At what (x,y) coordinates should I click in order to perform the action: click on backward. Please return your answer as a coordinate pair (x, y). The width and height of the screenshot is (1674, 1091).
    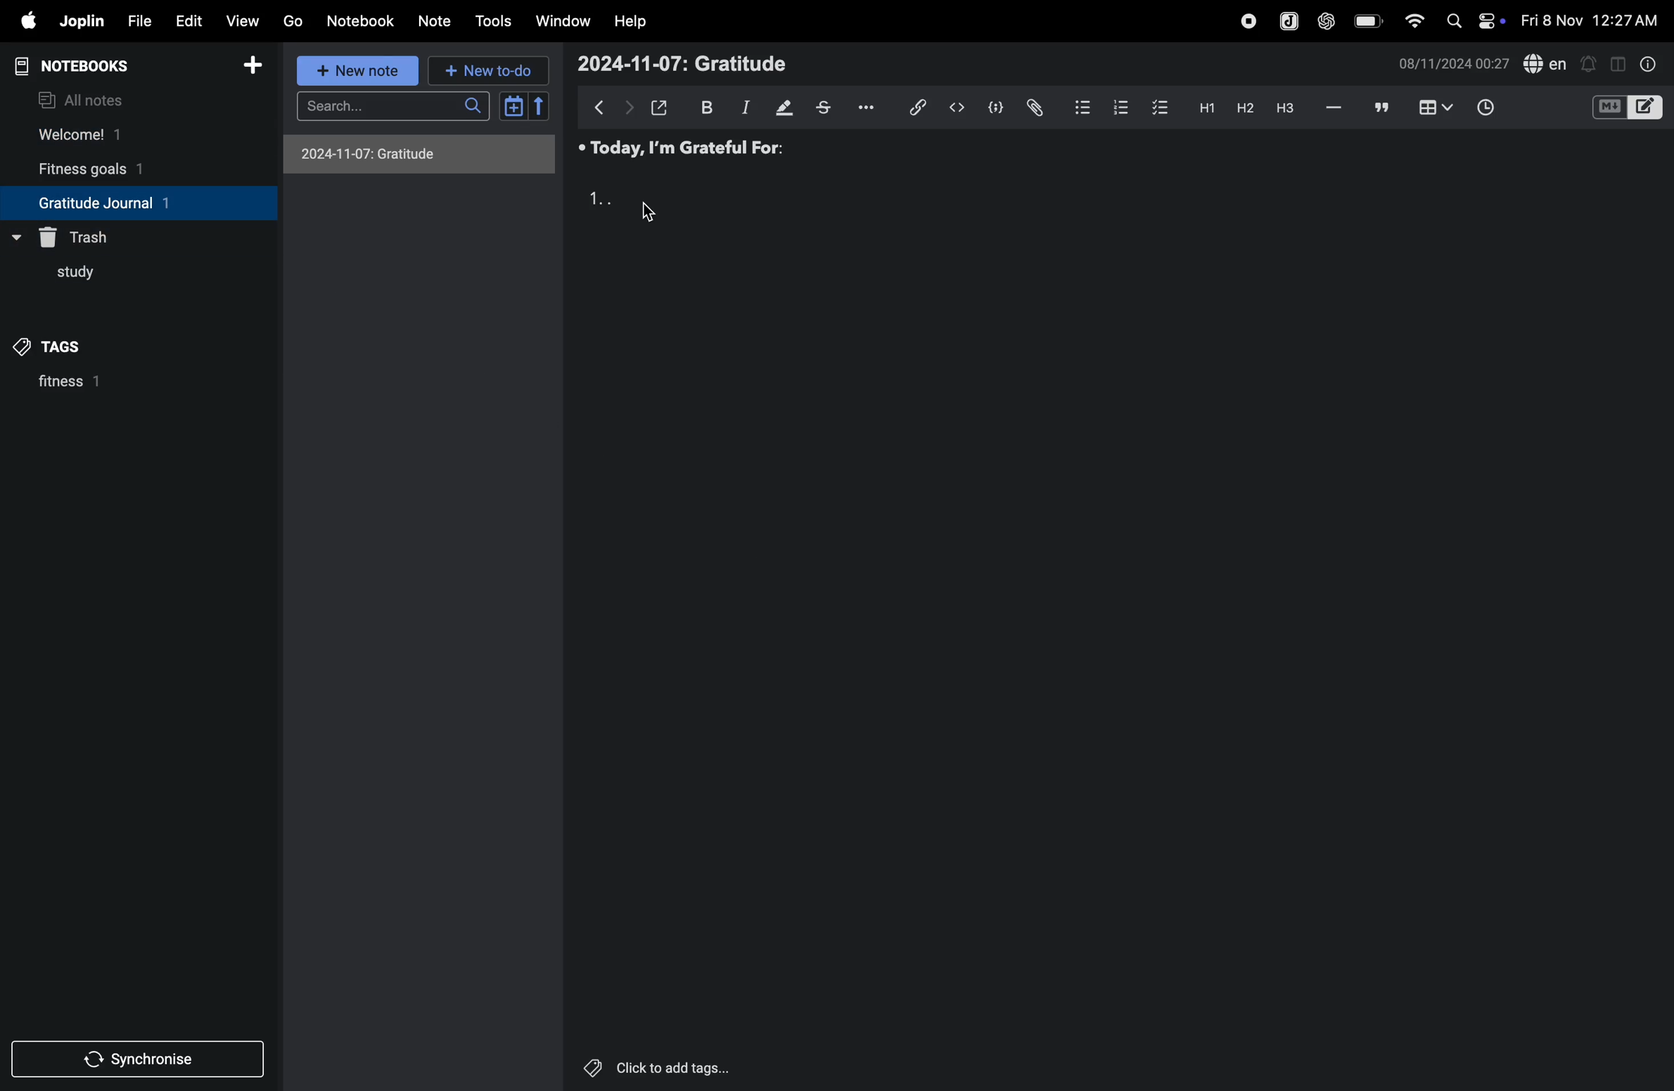
    Looking at the image, I should click on (601, 107).